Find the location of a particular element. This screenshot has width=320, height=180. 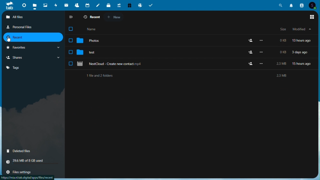

photos is located at coordinates (89, 41).